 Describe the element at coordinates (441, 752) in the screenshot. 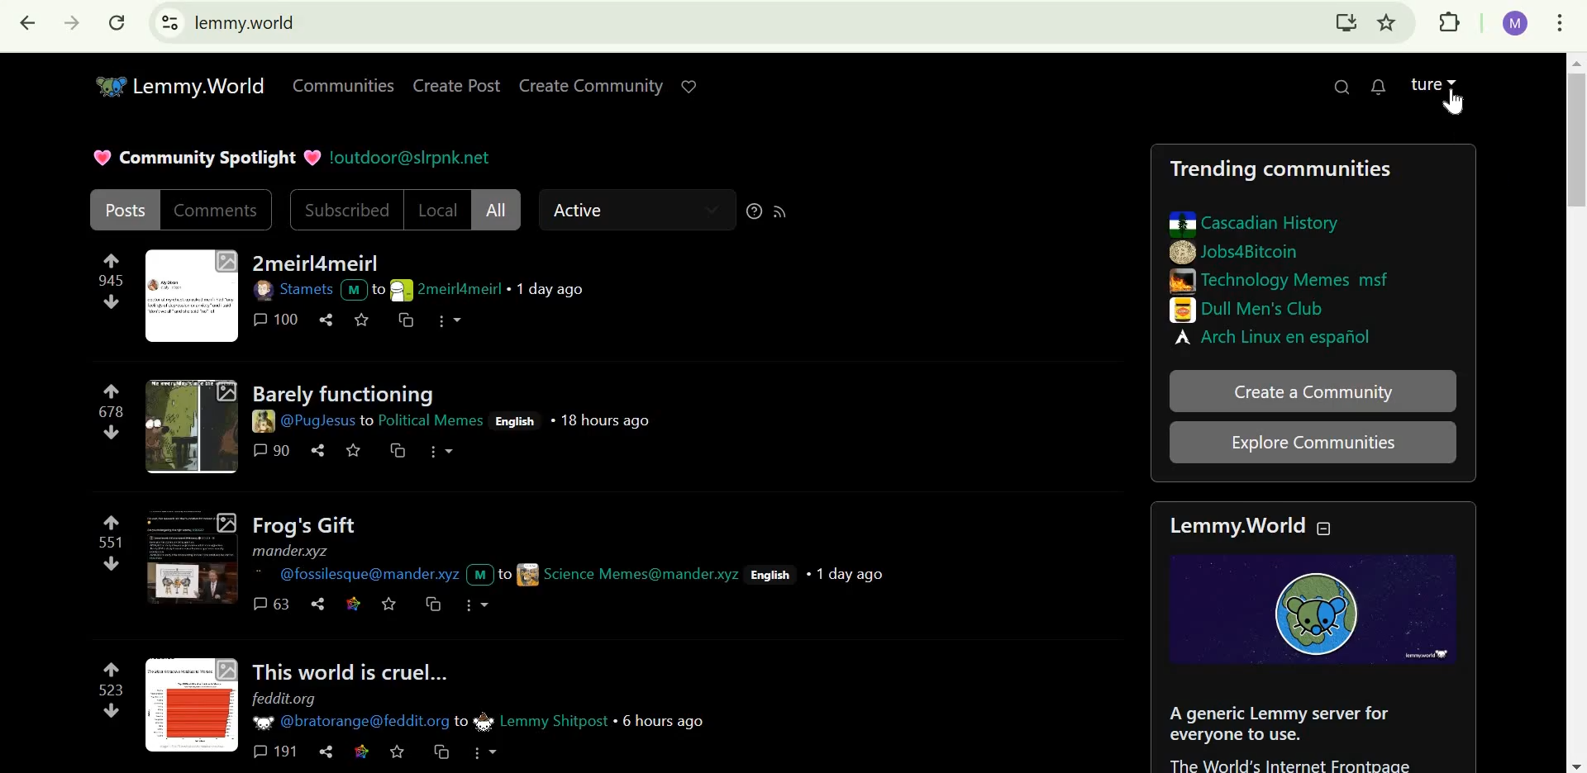

I see `cross-post` at that location.